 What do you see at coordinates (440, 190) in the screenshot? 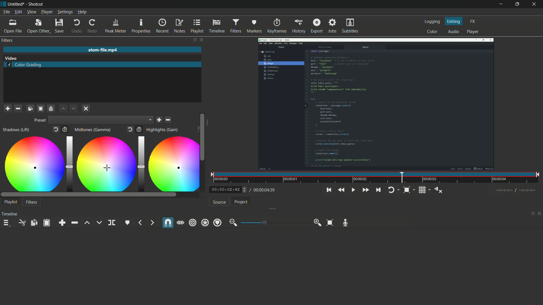
I see `show volume control` at bounding box center [440, 190].